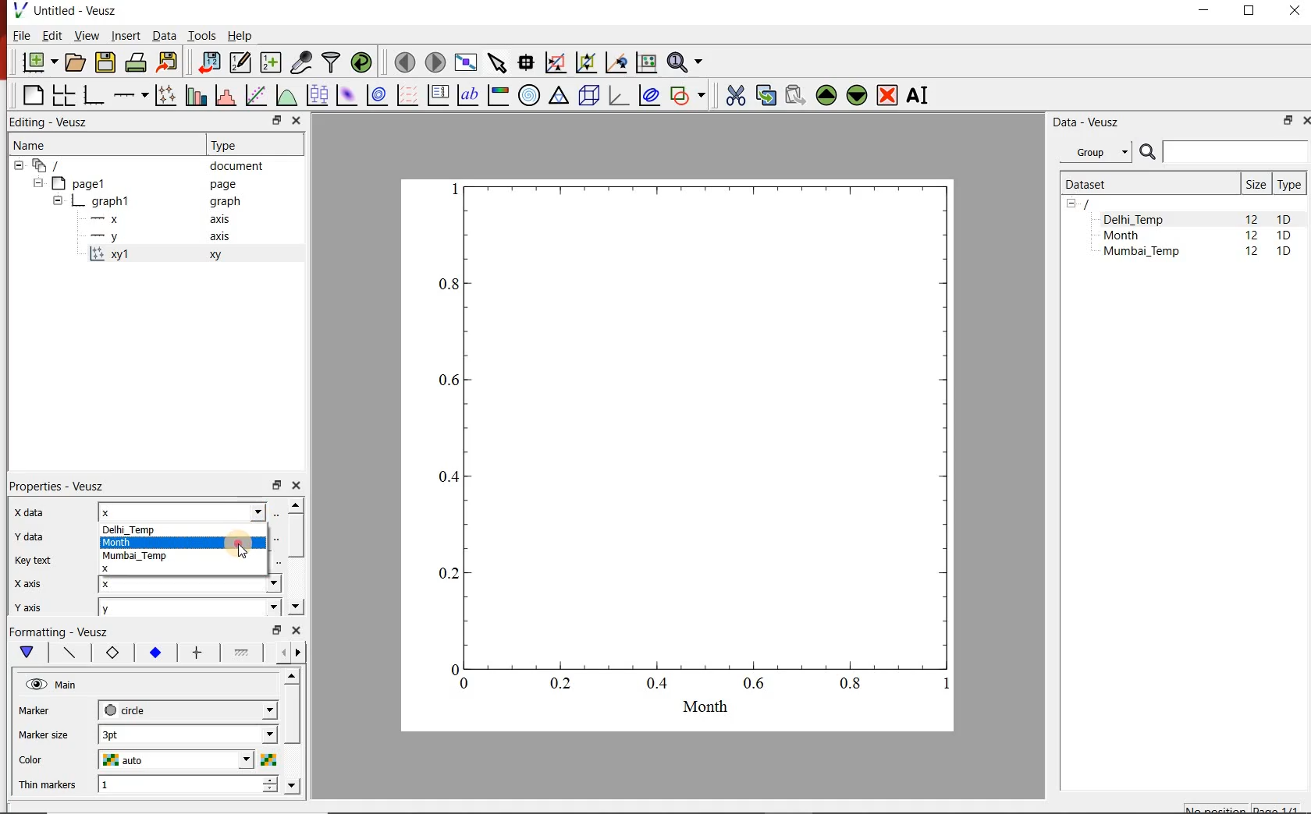 This screenshot has height=814, width=1311. I want to click on Grid lines, so click(291, 654).